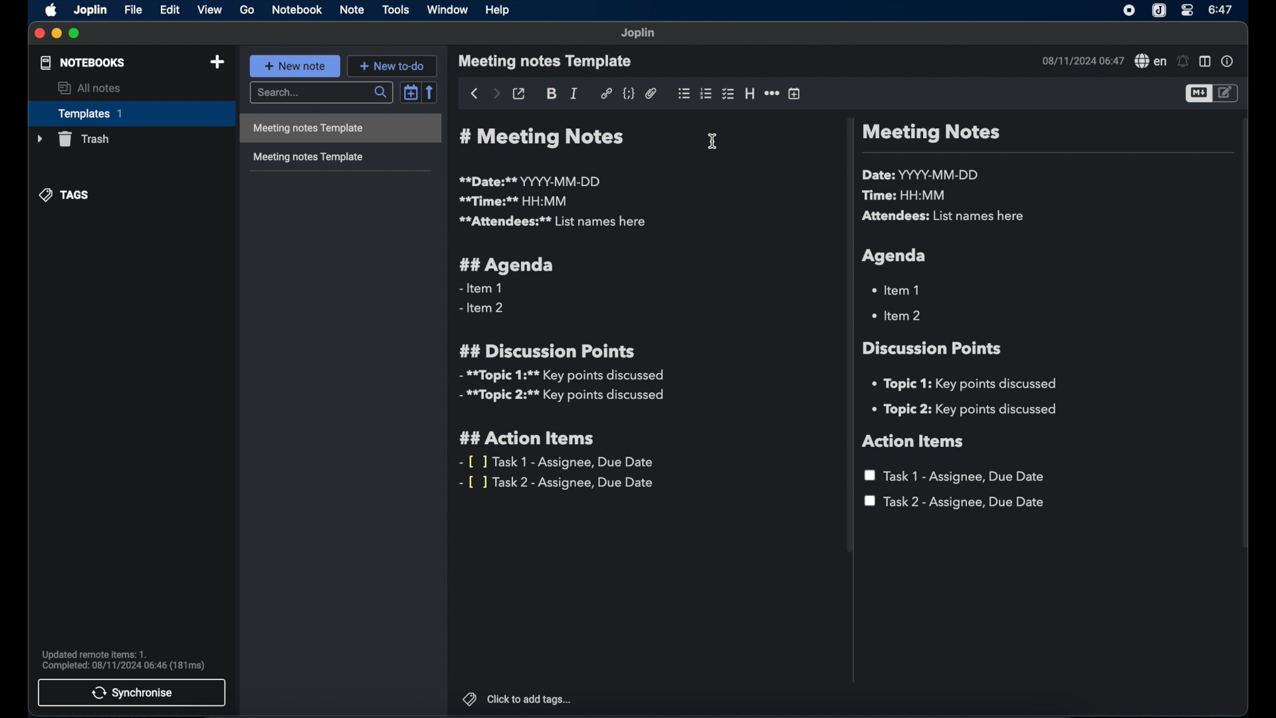 Image resolution: width=1276 pixels, height=718 pixels. I want to click on ## agenda, so click(507, 265).